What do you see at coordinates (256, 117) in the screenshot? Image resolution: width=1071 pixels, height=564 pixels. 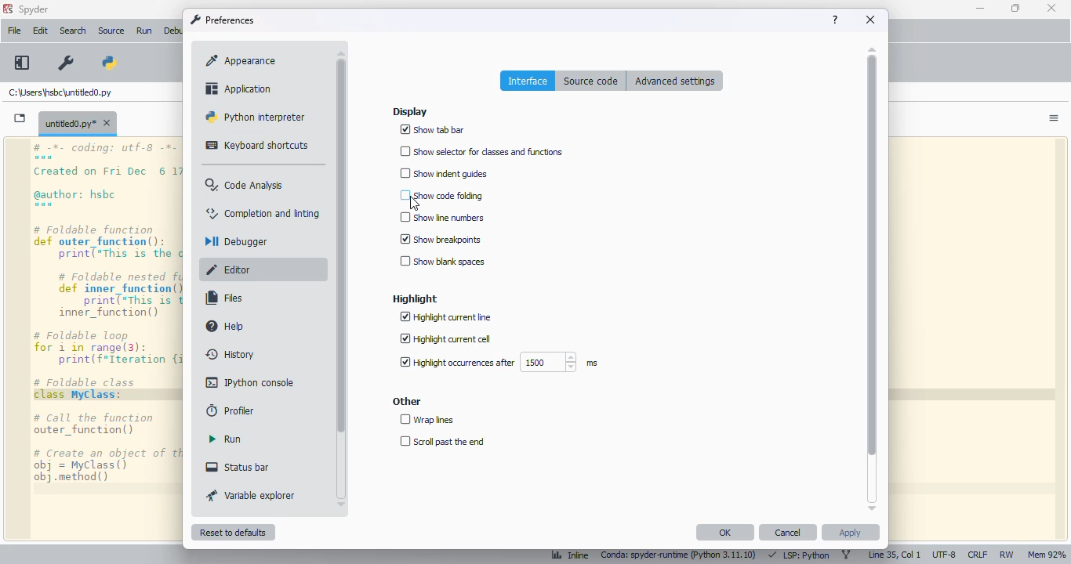 I see `python interpreter` at bounding box center [256, 117].